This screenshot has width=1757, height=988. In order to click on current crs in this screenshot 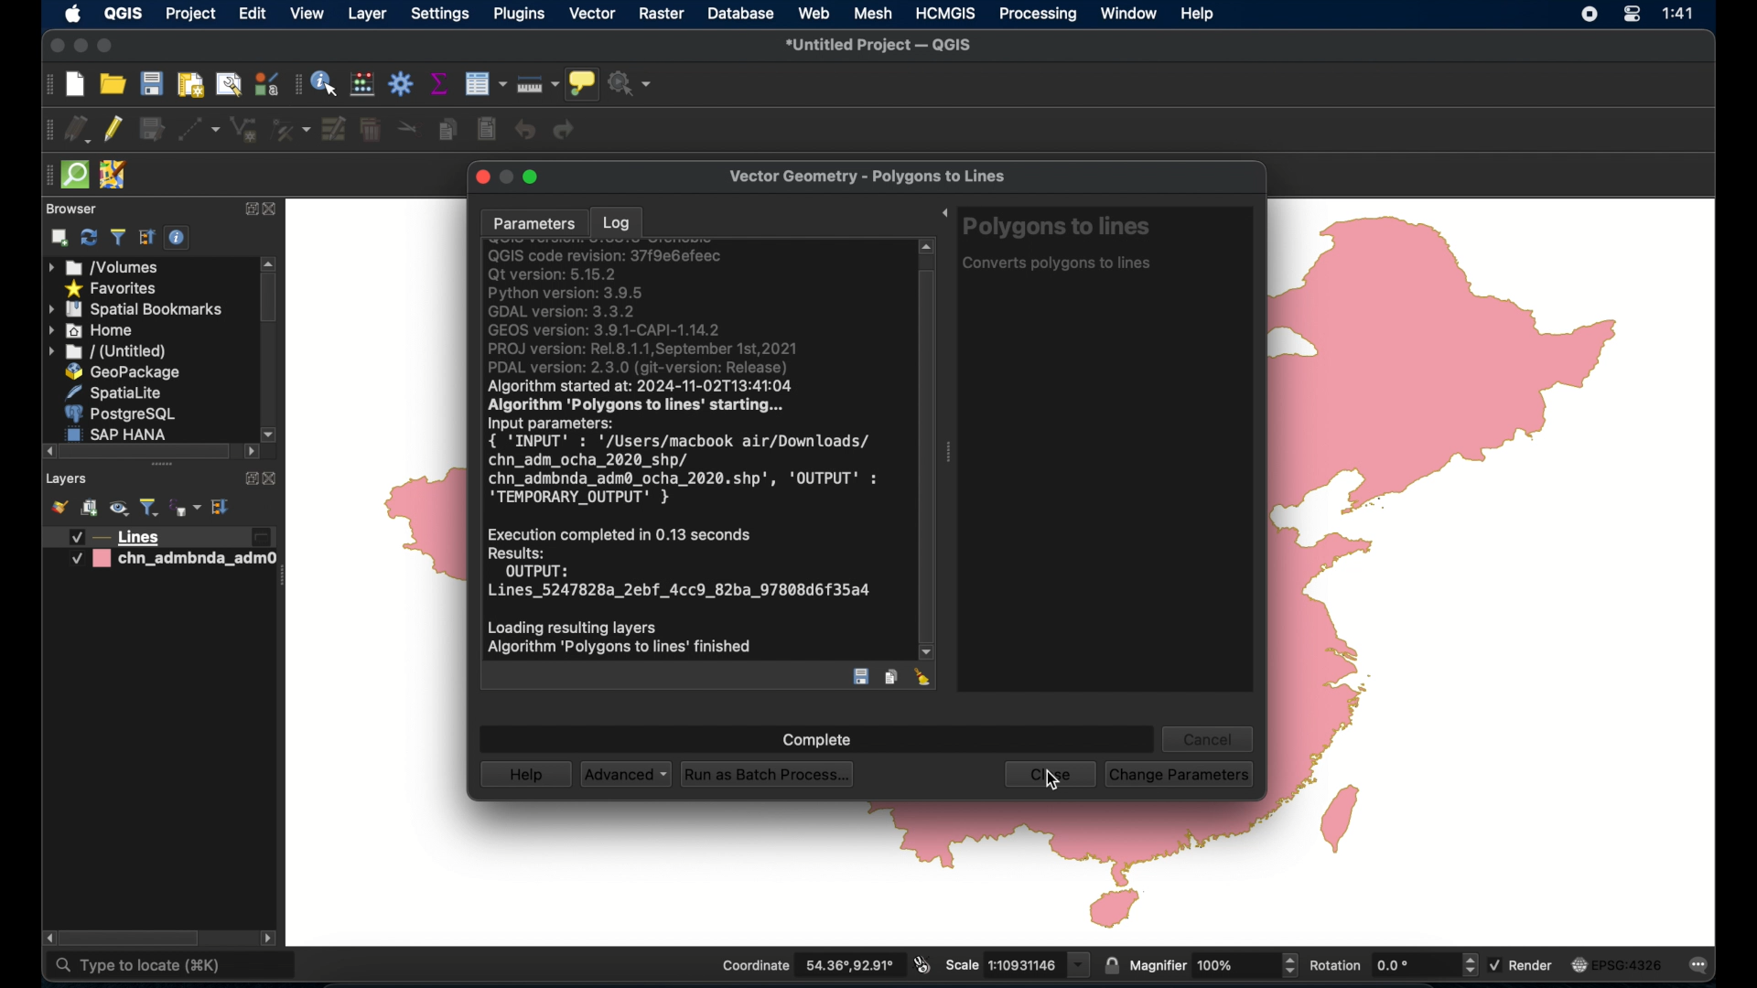, I will do `click(1620, 963)`.